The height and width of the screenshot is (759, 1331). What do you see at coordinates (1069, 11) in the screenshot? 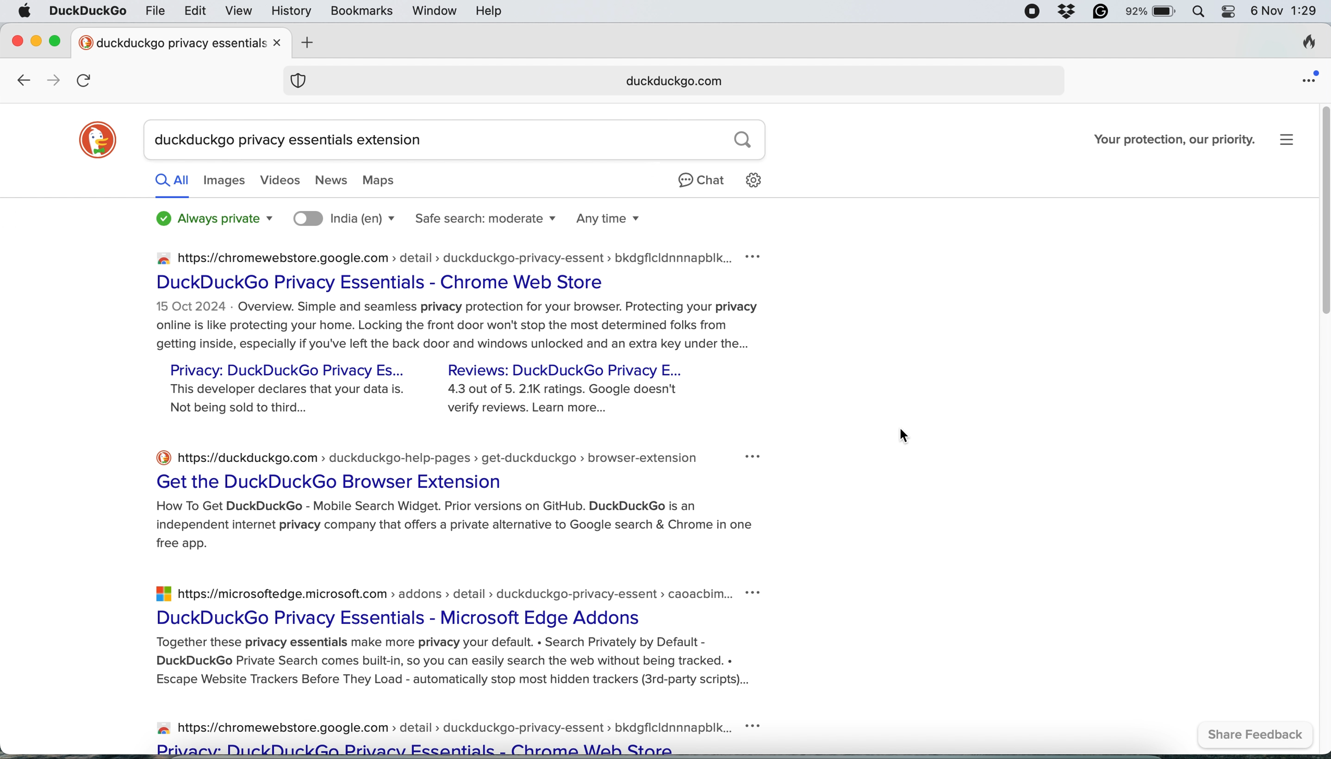
I see `dropbox` at bounding box center [1069, 11].